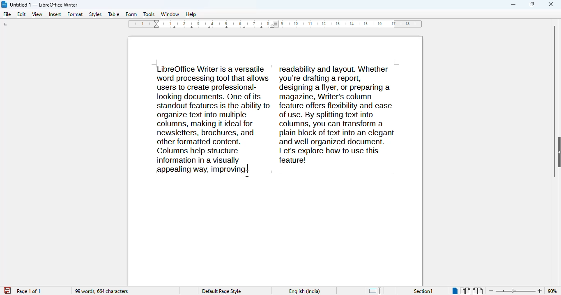 This screenshot has height=295, width=561. I want to click on standard selection, so click(375, 291).